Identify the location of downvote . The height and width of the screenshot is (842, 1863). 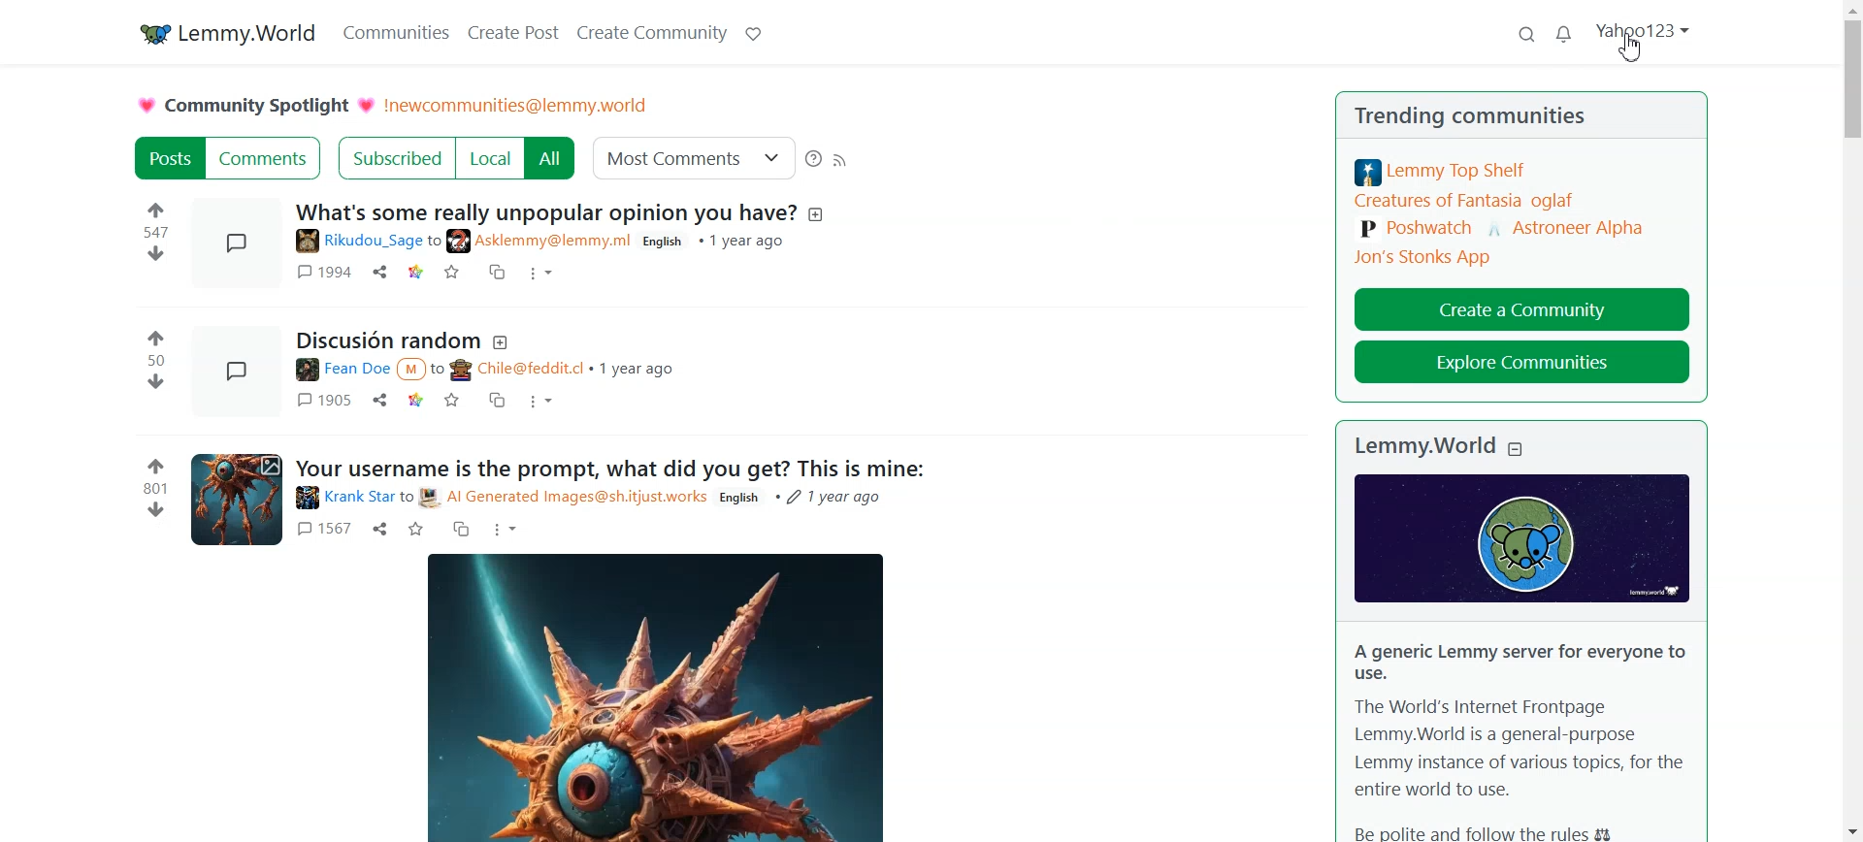
(156, 253).